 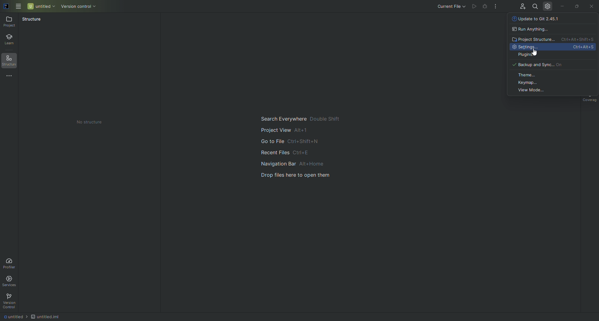 What do you see at coordinates (42, 7) in the screenshot?
I see `Untitled` at bounding box center [42, 7].